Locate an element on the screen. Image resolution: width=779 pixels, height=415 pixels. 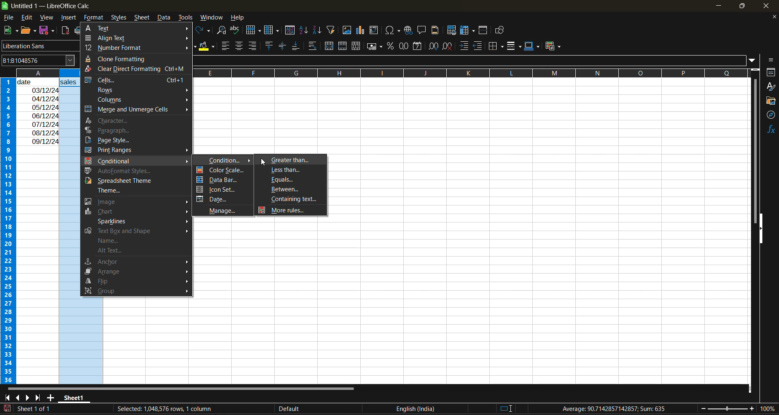
more rules is located at coordinates (283, 211).